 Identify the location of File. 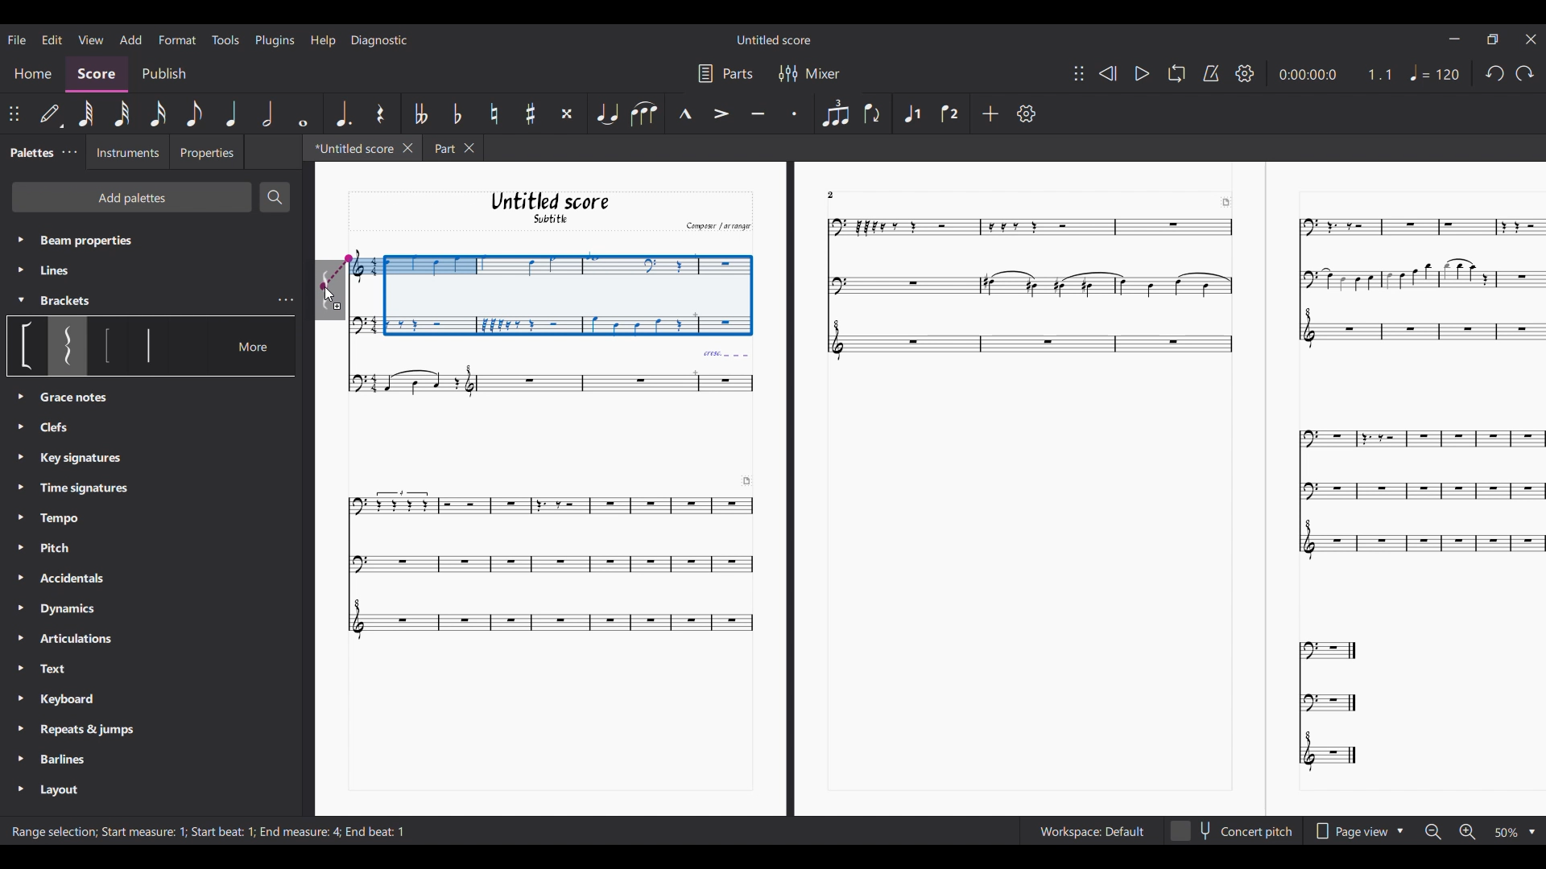
(17, 39).